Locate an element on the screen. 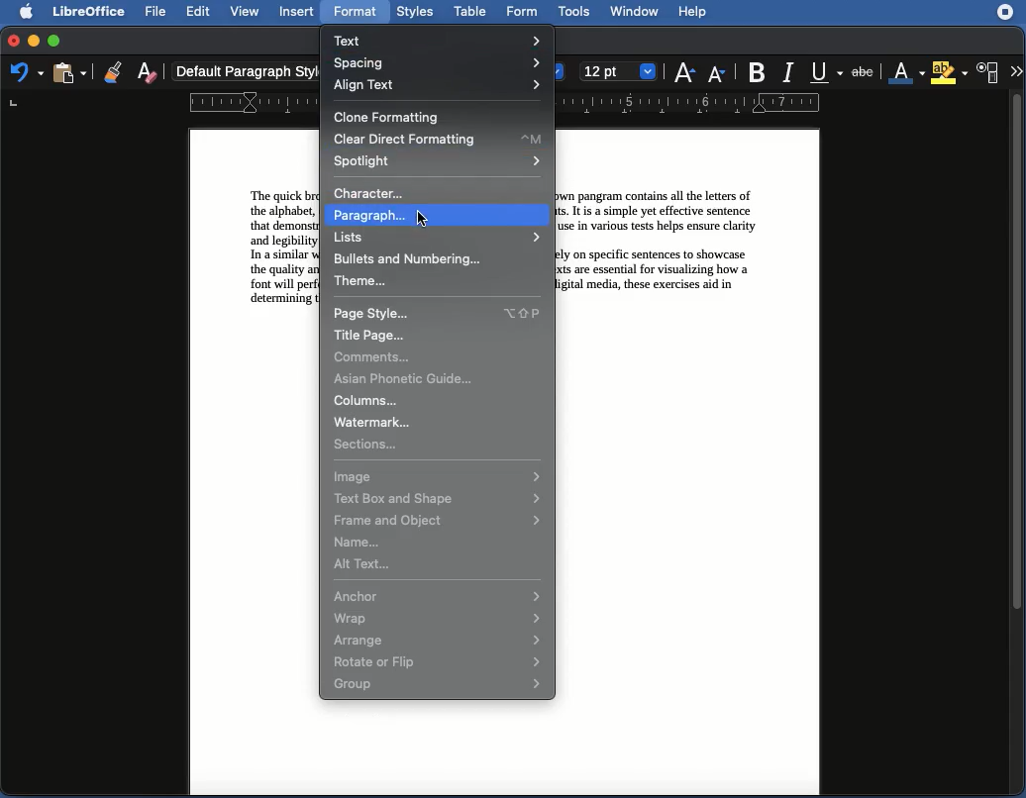  Text box and shape is located at coordinates (440, 500).